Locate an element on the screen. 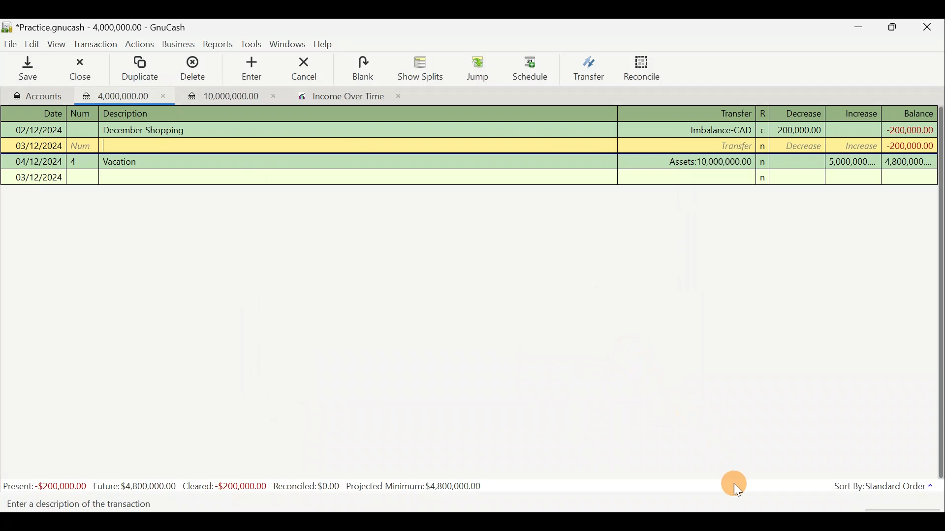 The width and height of the screenshot is (945, 531). decrease is located at coordinates (800, 147).